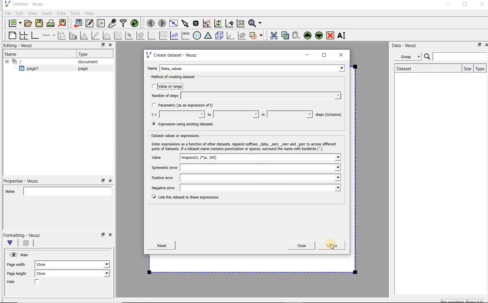 The image size is (488, 303). Describe the element at coordinates (244, 95) in the screenshot. I see `Number of steps` at that location.